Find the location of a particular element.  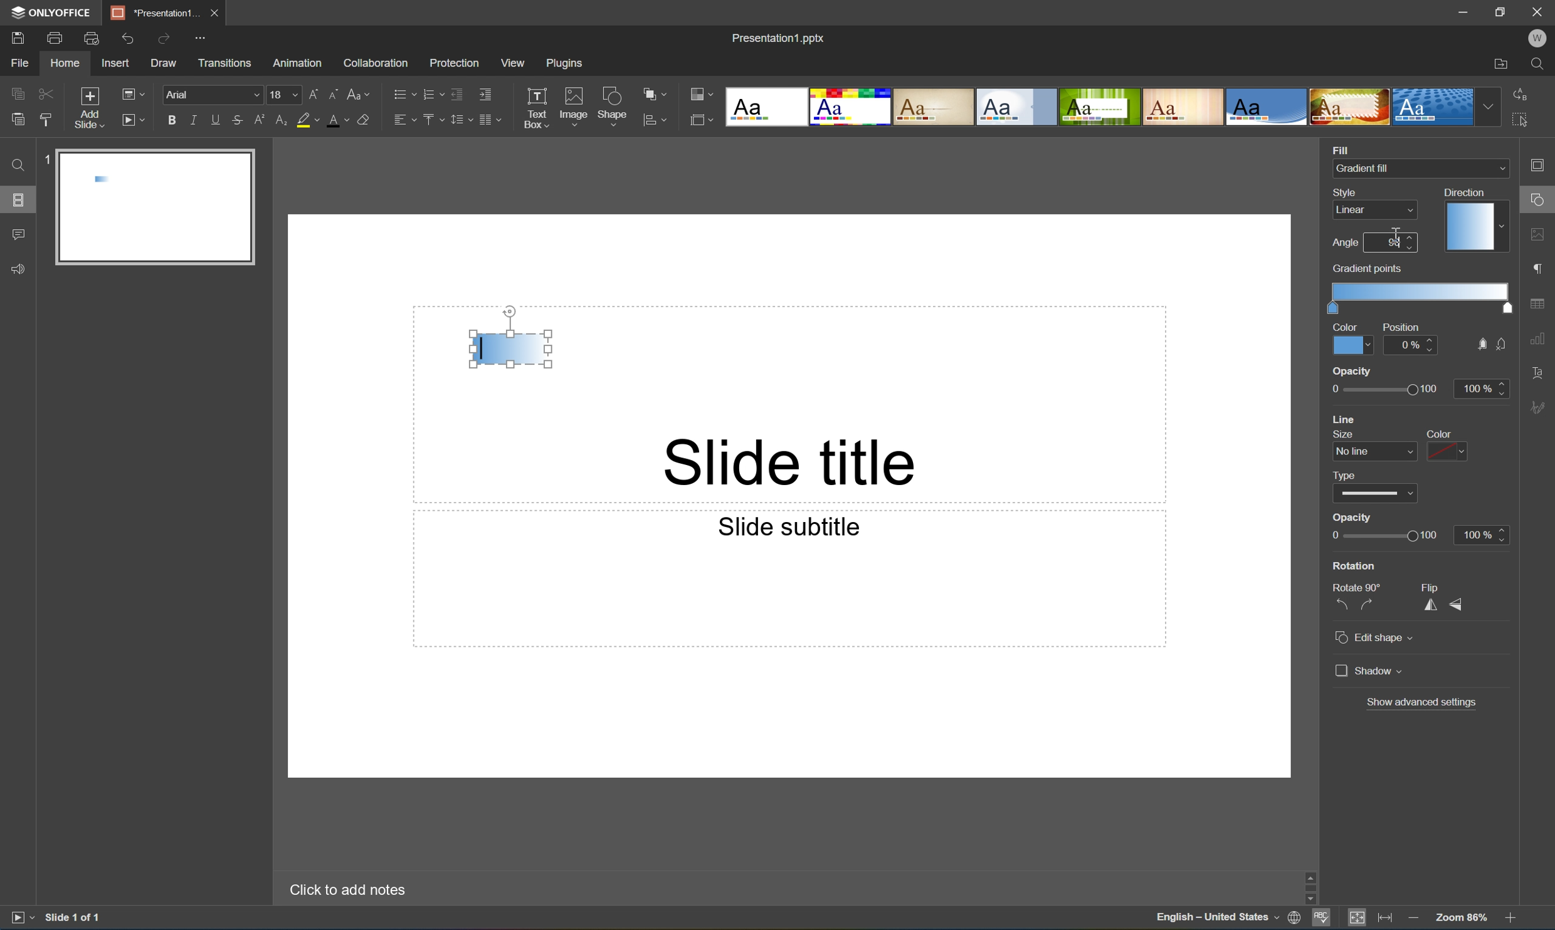

Arrange shape is located at coordinates (658, 95).